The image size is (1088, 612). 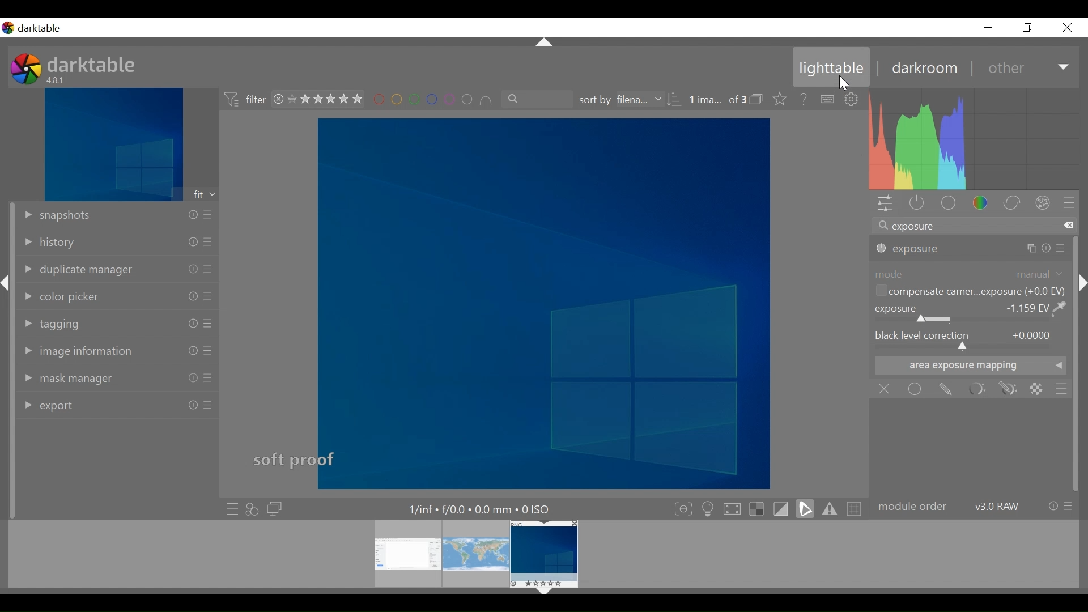 I want to click on presets, so click(x=207, y=215).